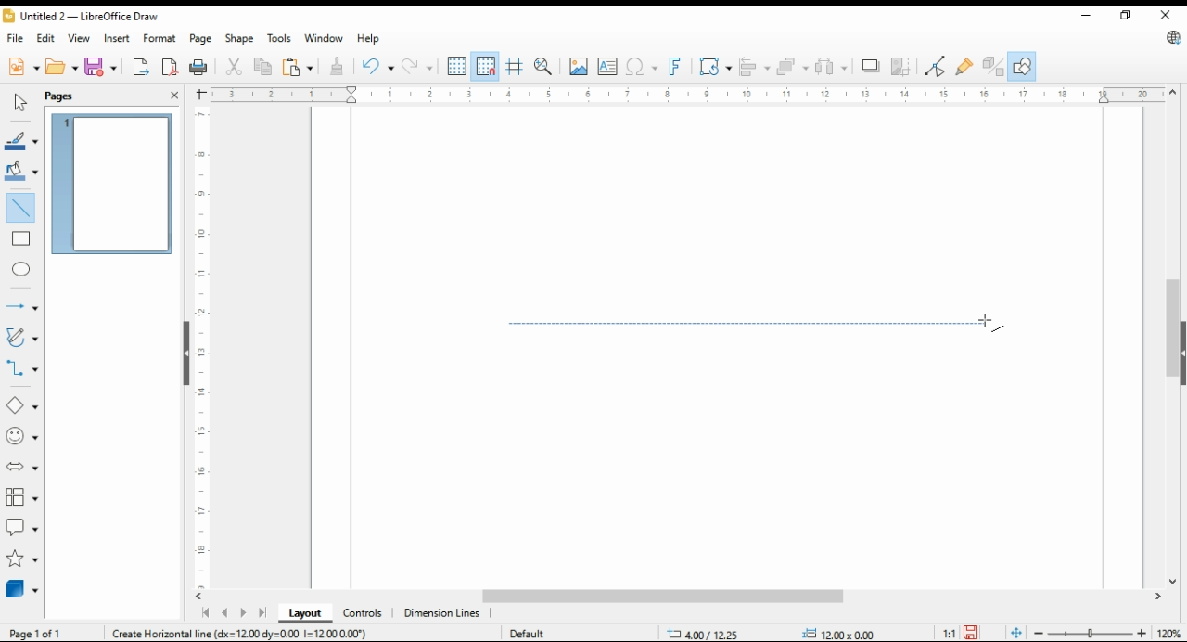 The image size is (1187, 642). I want to click on paste, so click(298, 66).